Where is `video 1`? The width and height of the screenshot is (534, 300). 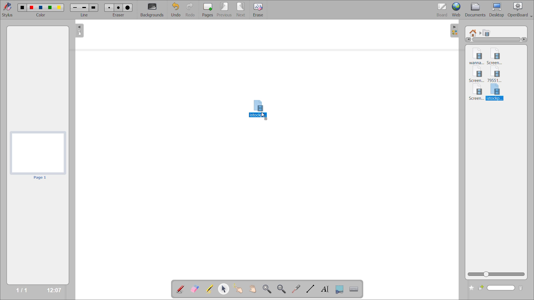 video 1 is located at coordinates (474, 56).